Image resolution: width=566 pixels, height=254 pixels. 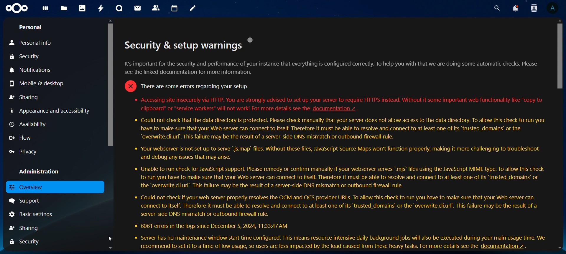 I want to click on * Accessing site insecurely via HTTP. You are strongly advised to set up your server to require HTTPS instead. Without it some important web functionality like "copy to, so click(x=337, y=99).